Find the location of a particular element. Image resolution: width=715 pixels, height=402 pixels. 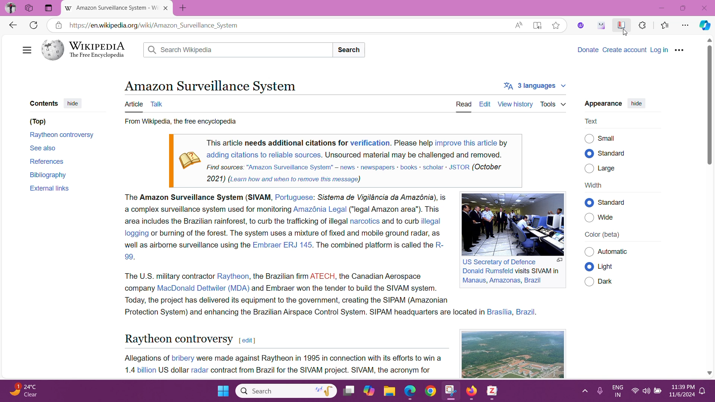

Sistema de Vigilancia da Amazénia), is is located at coordinates (382, 197).